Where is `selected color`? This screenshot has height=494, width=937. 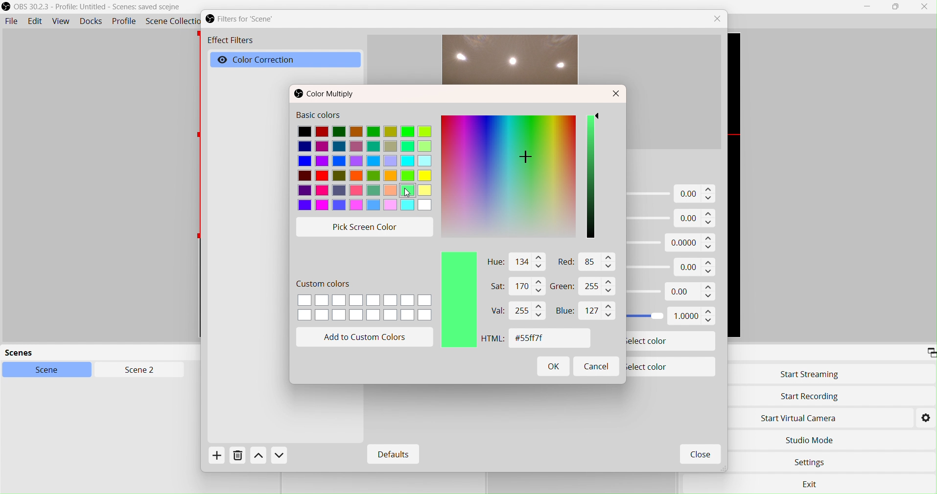 selected color is located at coordinates (457, 301).